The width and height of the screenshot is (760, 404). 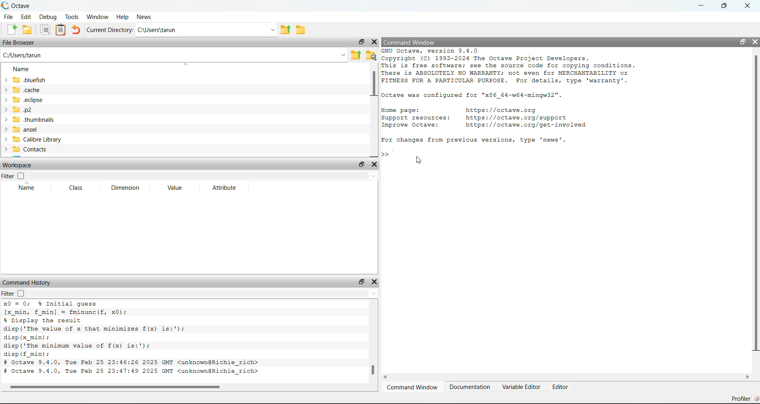 I want to click on Scrollbar, so click(x=121, y=386).